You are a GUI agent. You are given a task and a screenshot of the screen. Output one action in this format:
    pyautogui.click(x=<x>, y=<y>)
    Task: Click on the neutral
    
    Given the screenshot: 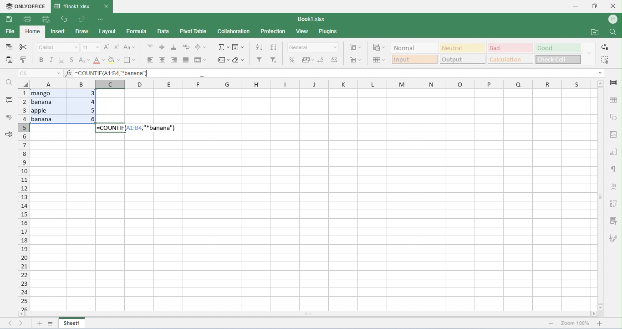 What is the action you would take?
    pyautogui.click(x=462, y=48)
    